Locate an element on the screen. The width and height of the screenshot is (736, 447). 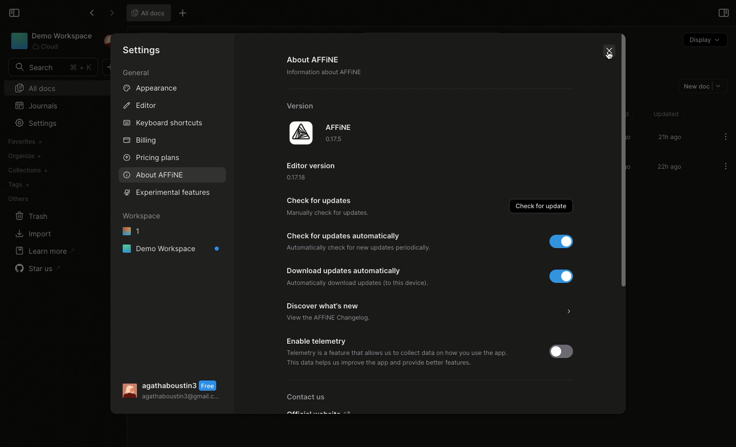
Journals is located at coordinates (39, 105).